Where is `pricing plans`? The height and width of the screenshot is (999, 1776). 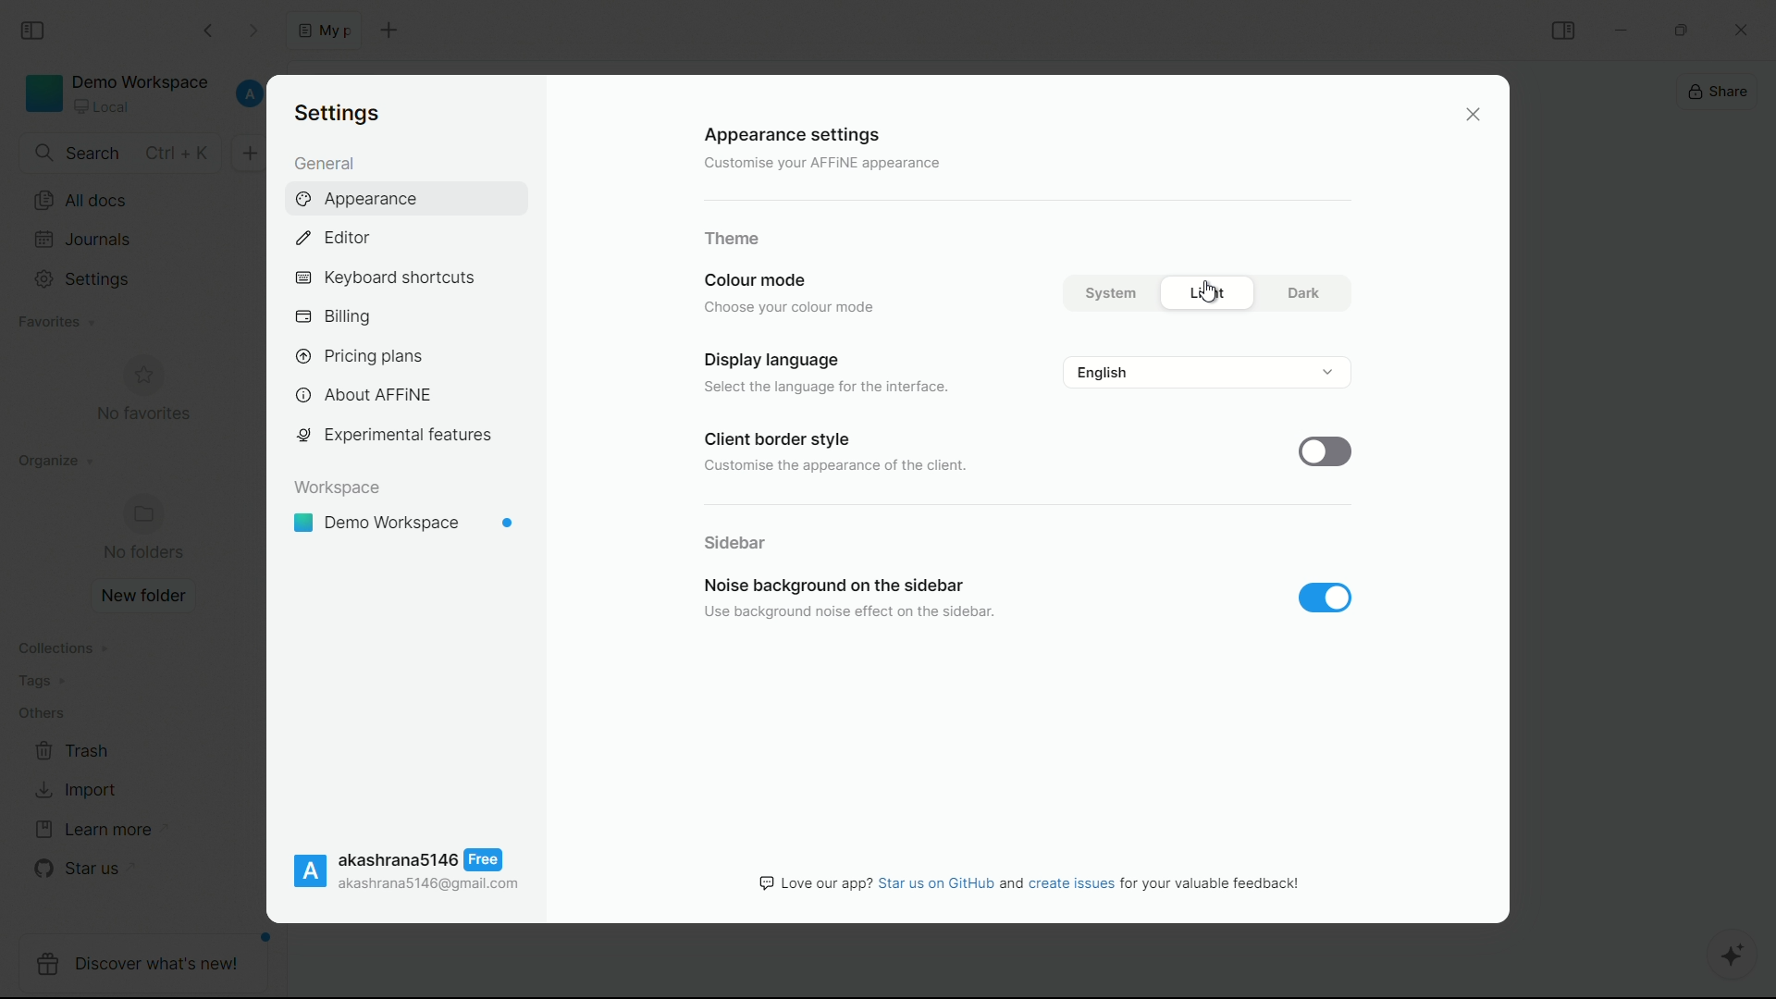
pricing plans is located at coordinates (358, 354).